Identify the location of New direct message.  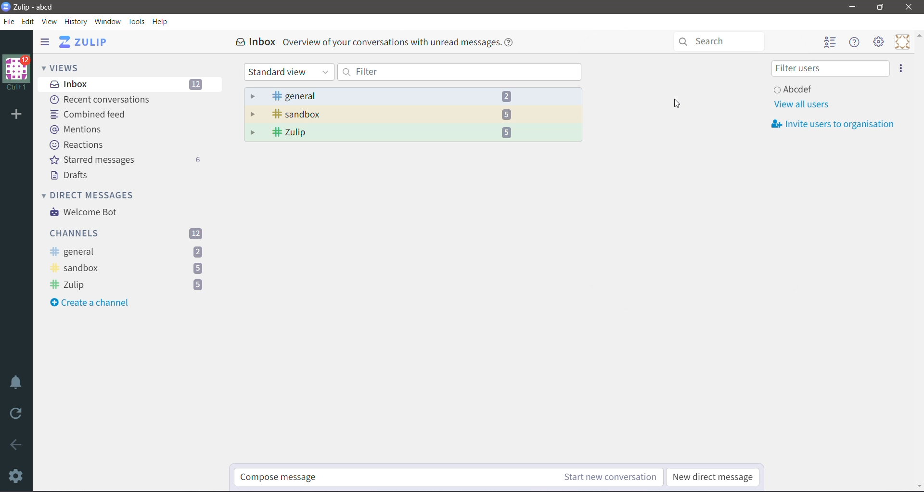
(714, 477).